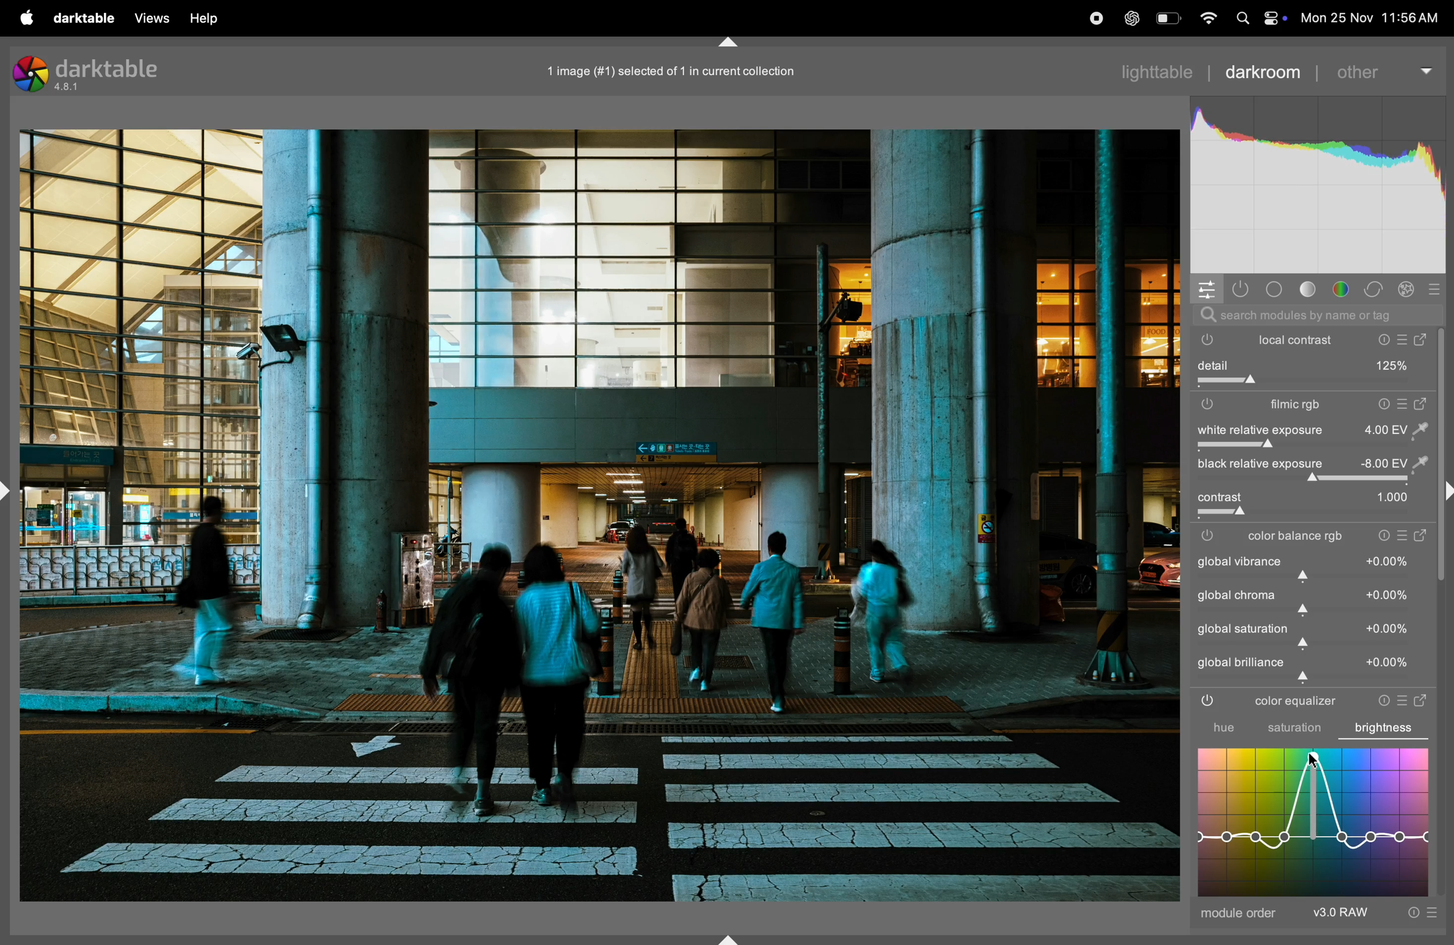 The height and width of the screenshot is (945, 1454). What do you see at coordinates (1257, 430) in the screenshot?
I see `white relavtive exposure` at bounding box center [1257, 430].